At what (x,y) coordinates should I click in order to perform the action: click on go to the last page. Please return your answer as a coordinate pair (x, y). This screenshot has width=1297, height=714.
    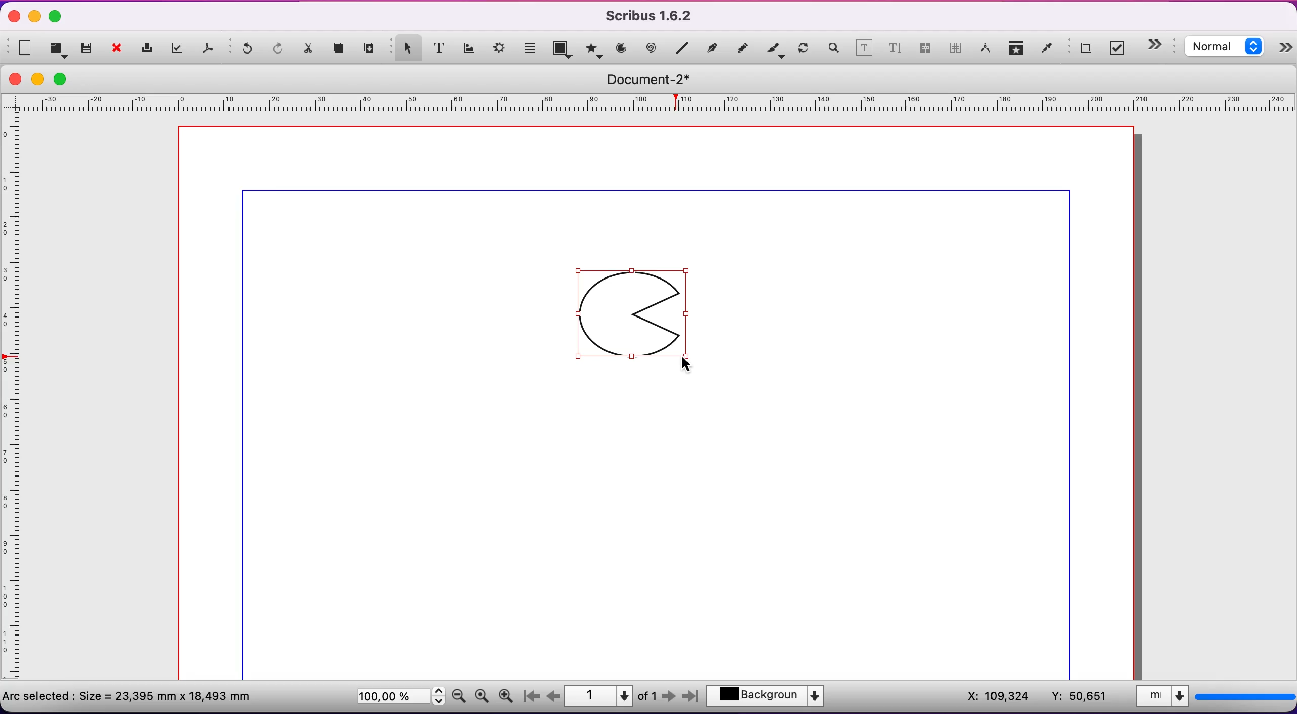
    Looking at the image, I should click on (689, 698).